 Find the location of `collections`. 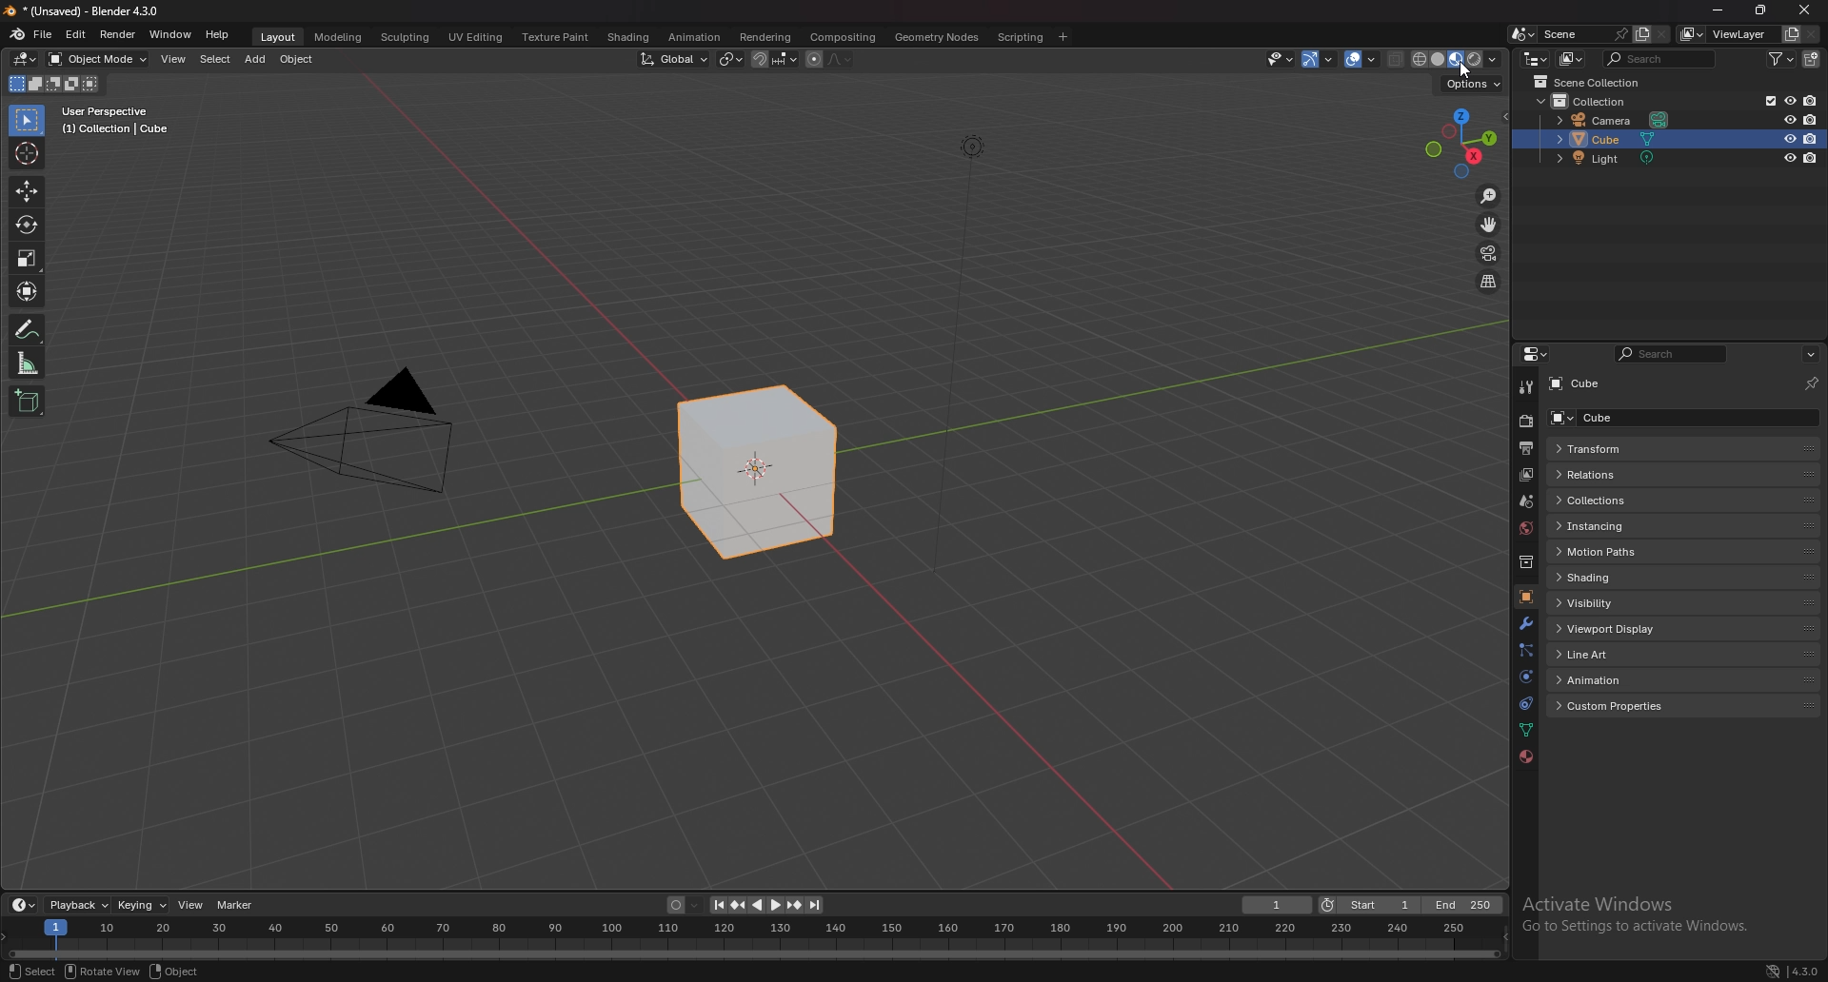

collections is located at coordinates (1650, 501).